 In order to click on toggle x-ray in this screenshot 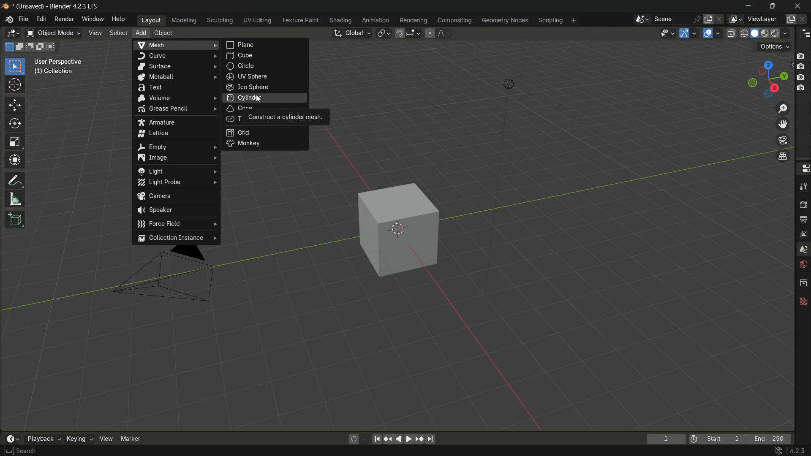, I will do `click(732, 33)`.